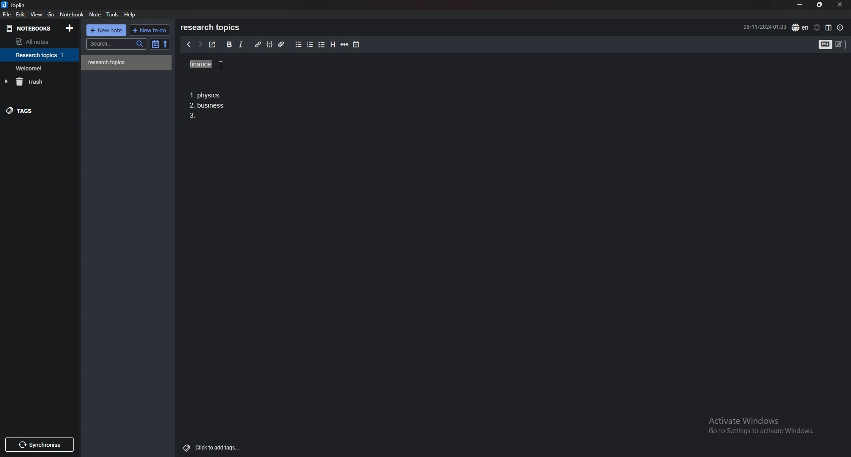  Describe the element at coordinates (7, 15) in the screenshot. I see `file` at that location.